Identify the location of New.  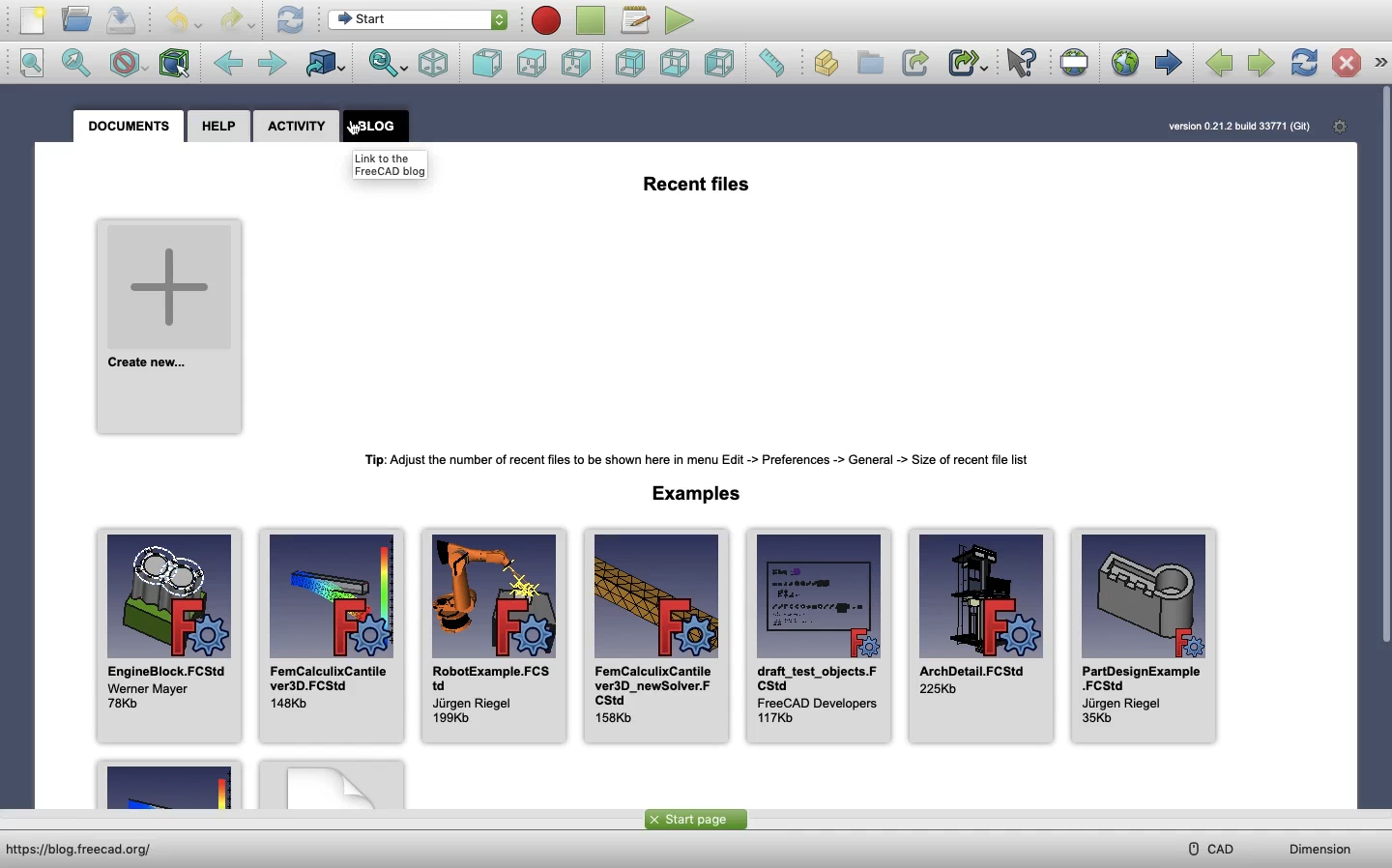
(33, 20).